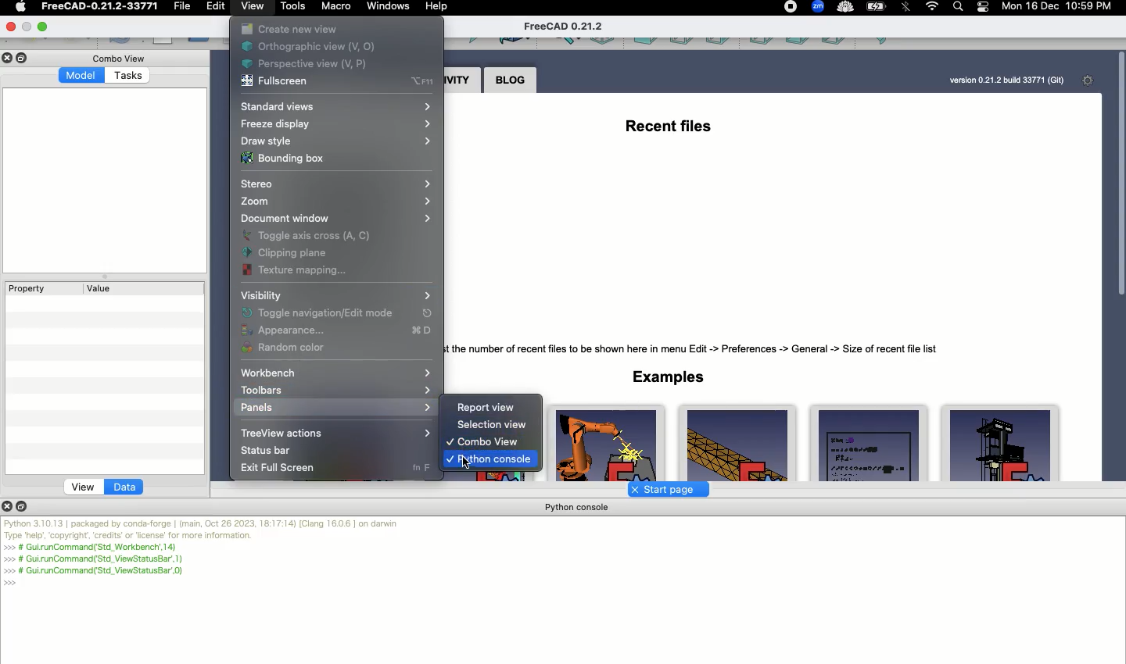  Describe the element at coordinates (1006, 80) in the screenshot. I see `version 0.21.2 build 33771 (Git)` at that location.